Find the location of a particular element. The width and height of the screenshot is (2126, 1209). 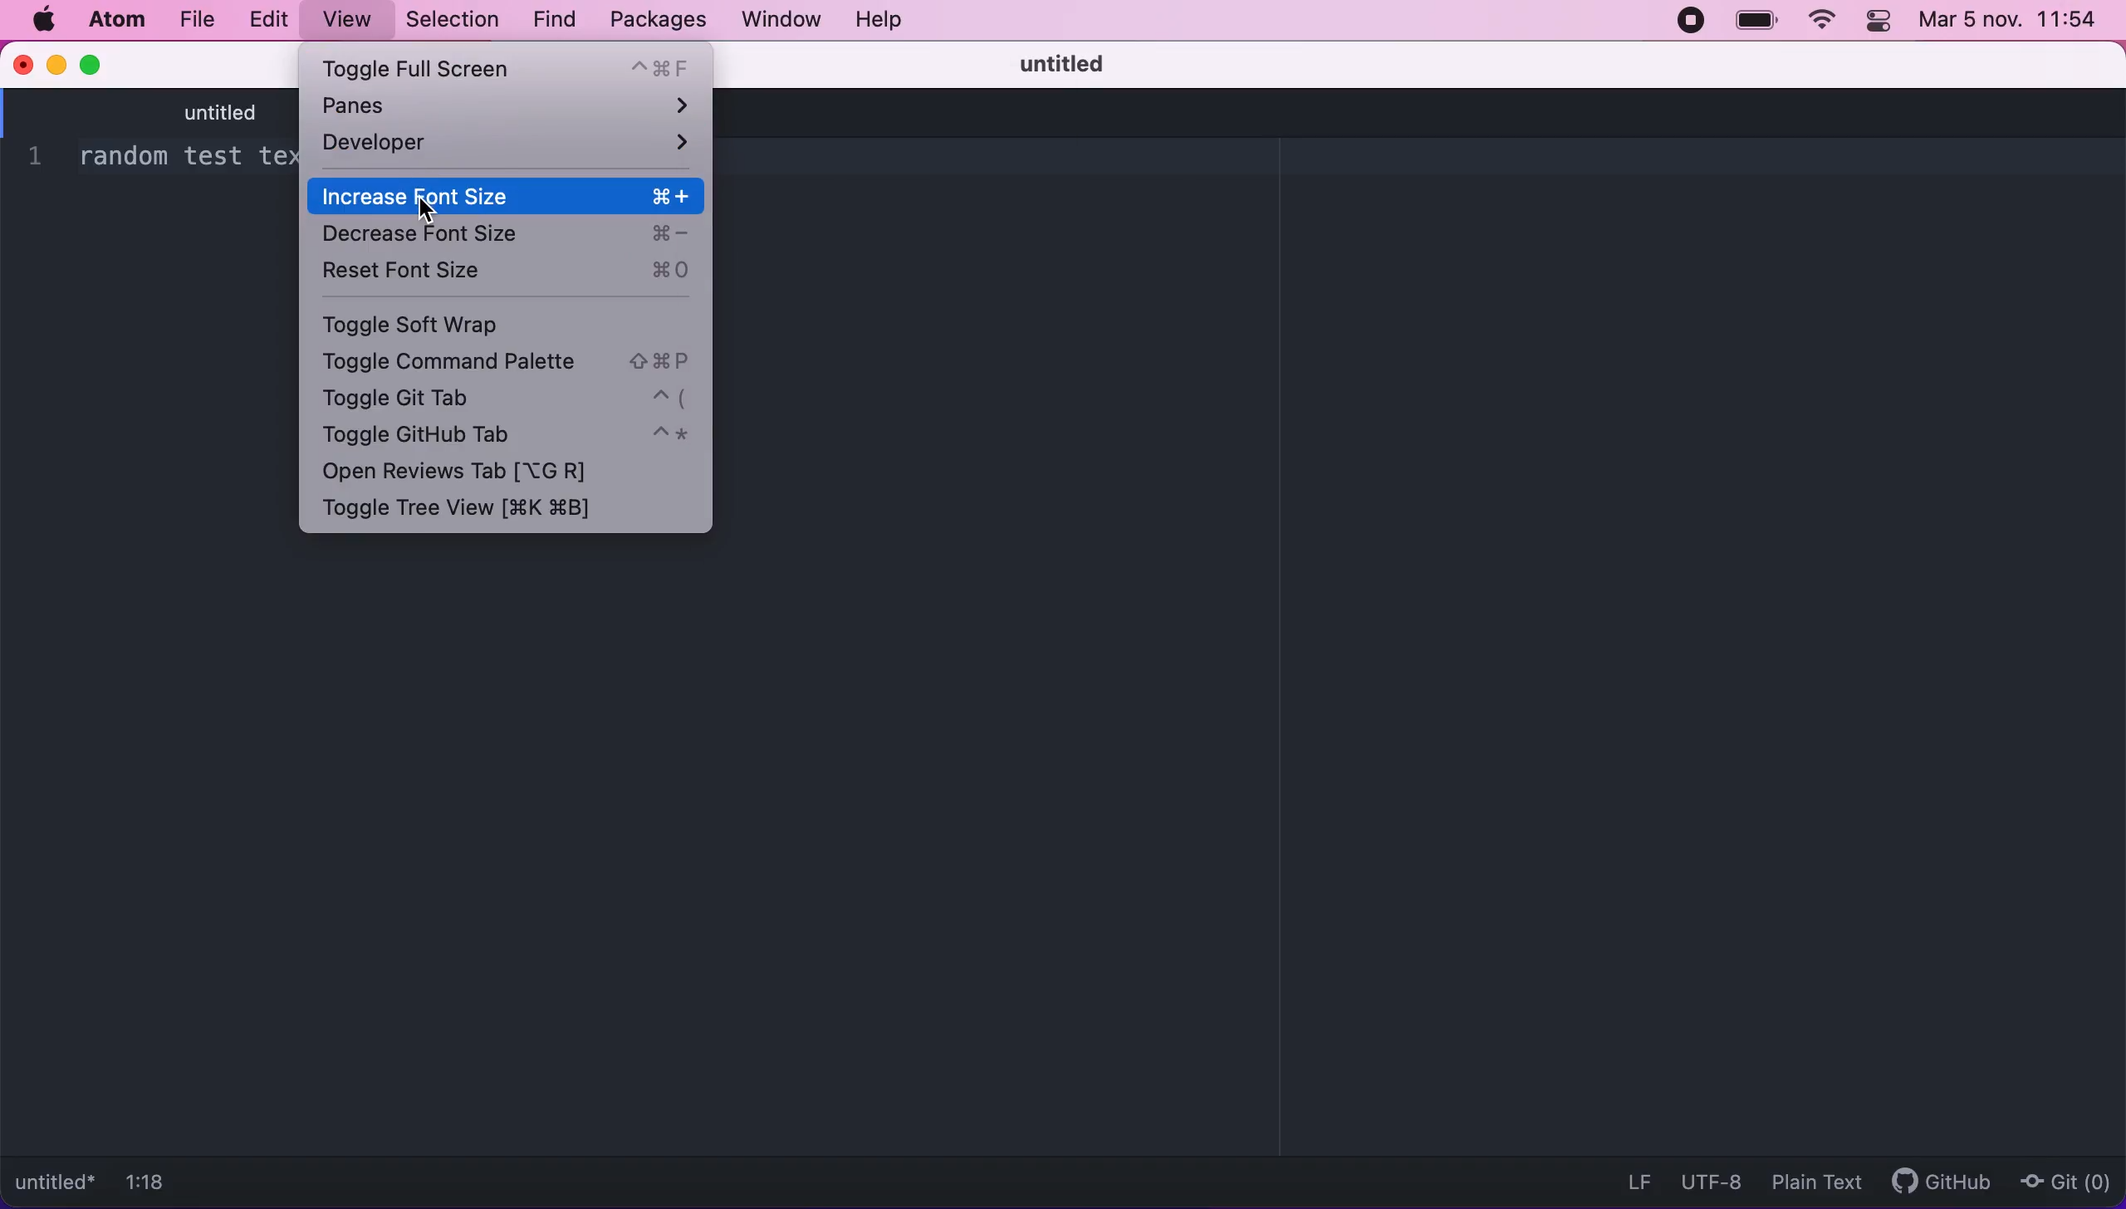

coordinates is located at coordinates (164, 1186).